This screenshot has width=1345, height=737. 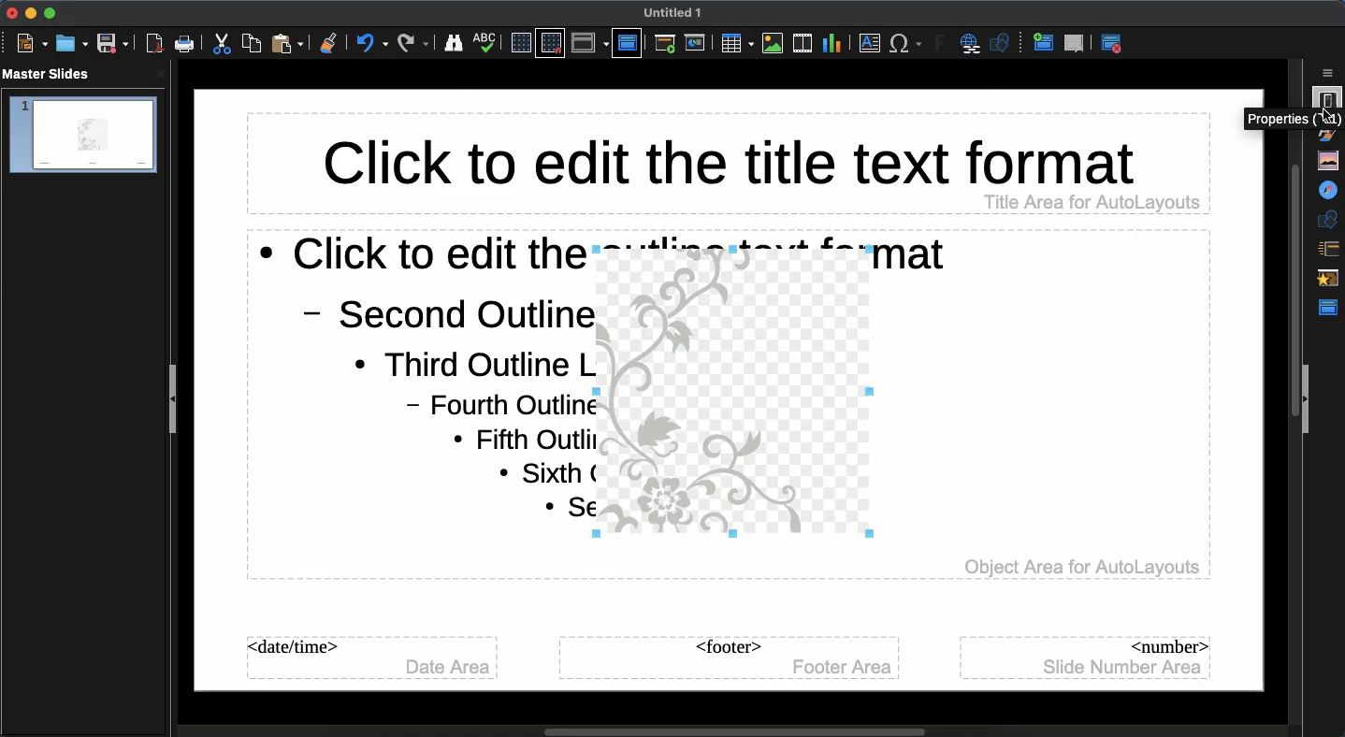 What do you see at coordinates (832, 42) in the screenshot?
I see `Chart` at bounding box center [832, 42].